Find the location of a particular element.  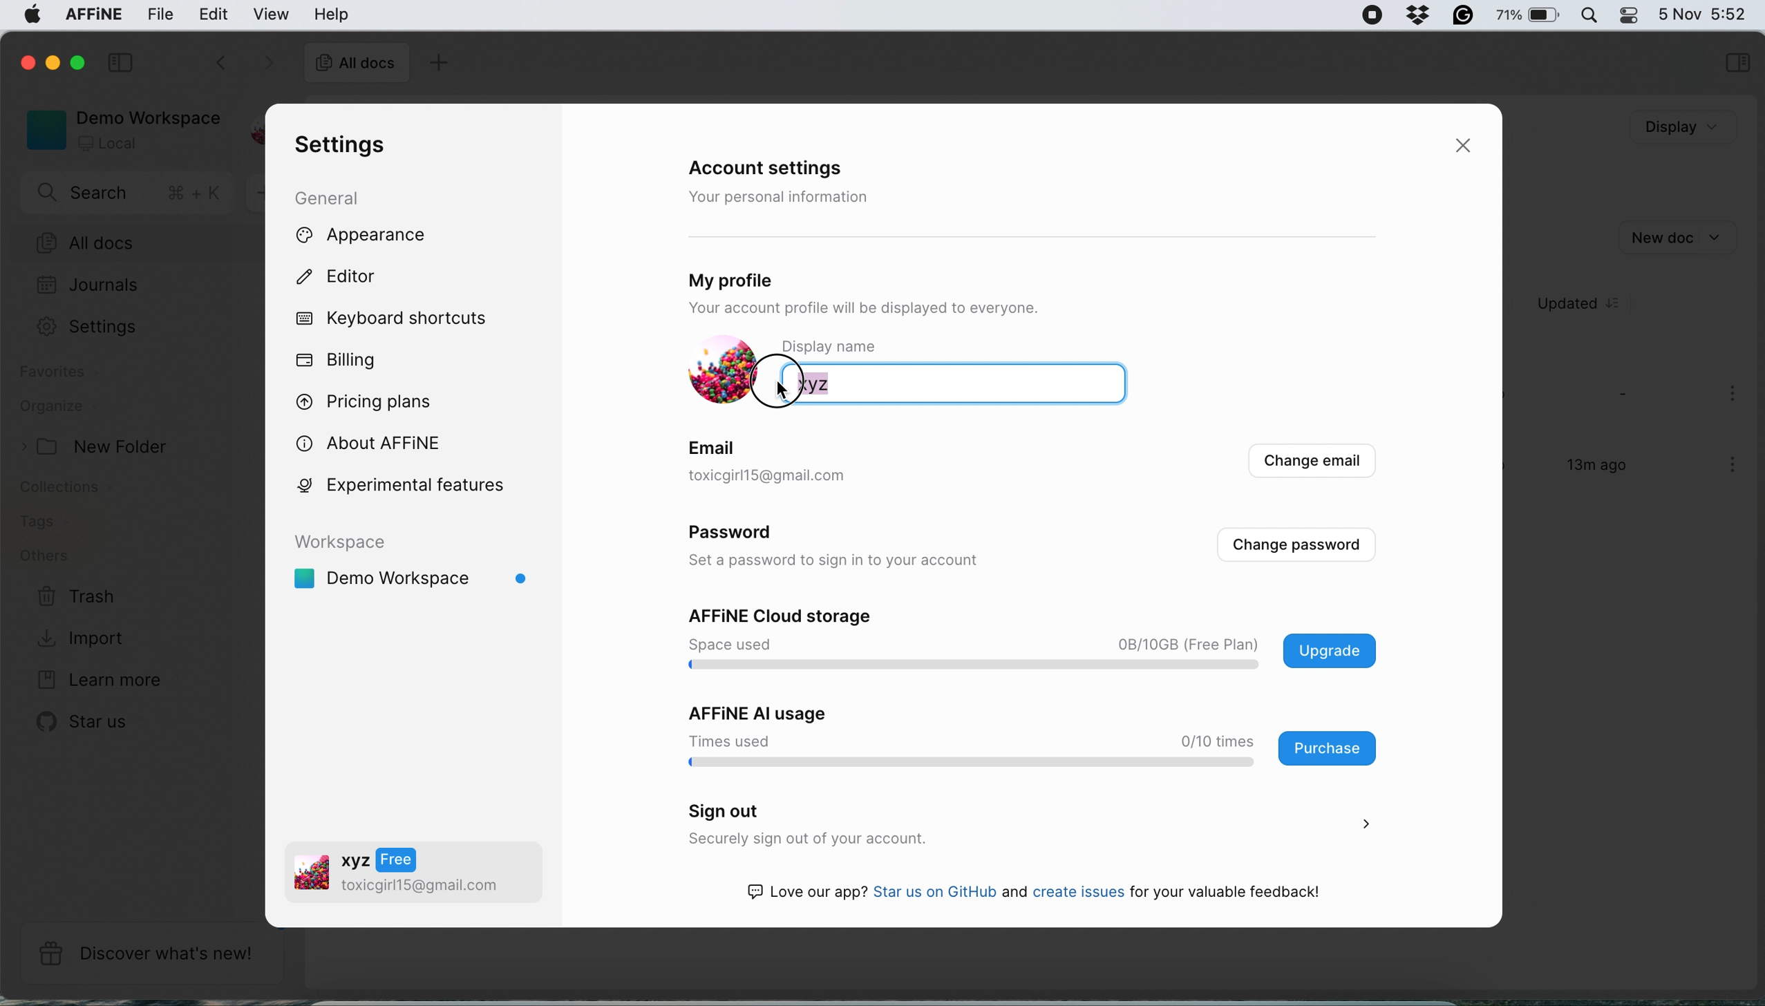

account settings is located at coordinates (776, 169).